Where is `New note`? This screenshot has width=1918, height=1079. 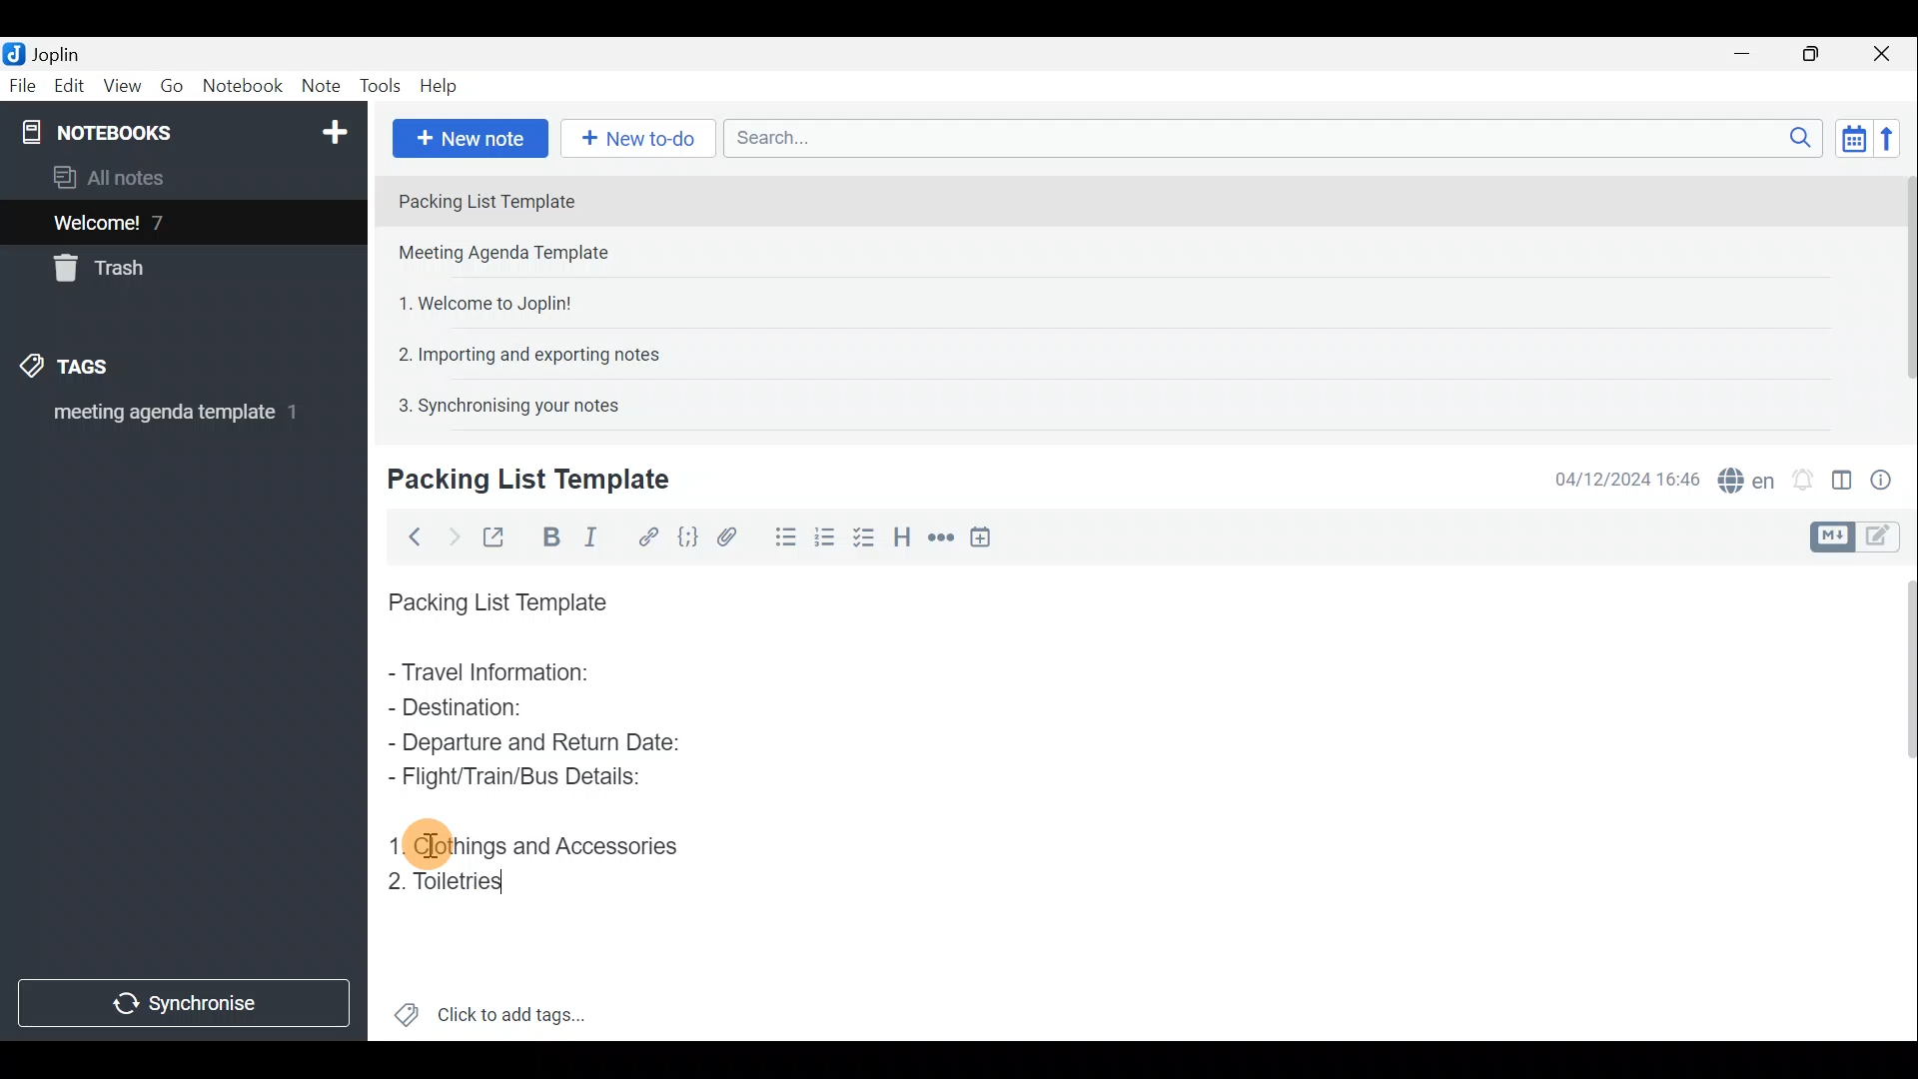
New note is located at coordinates (469, 136).